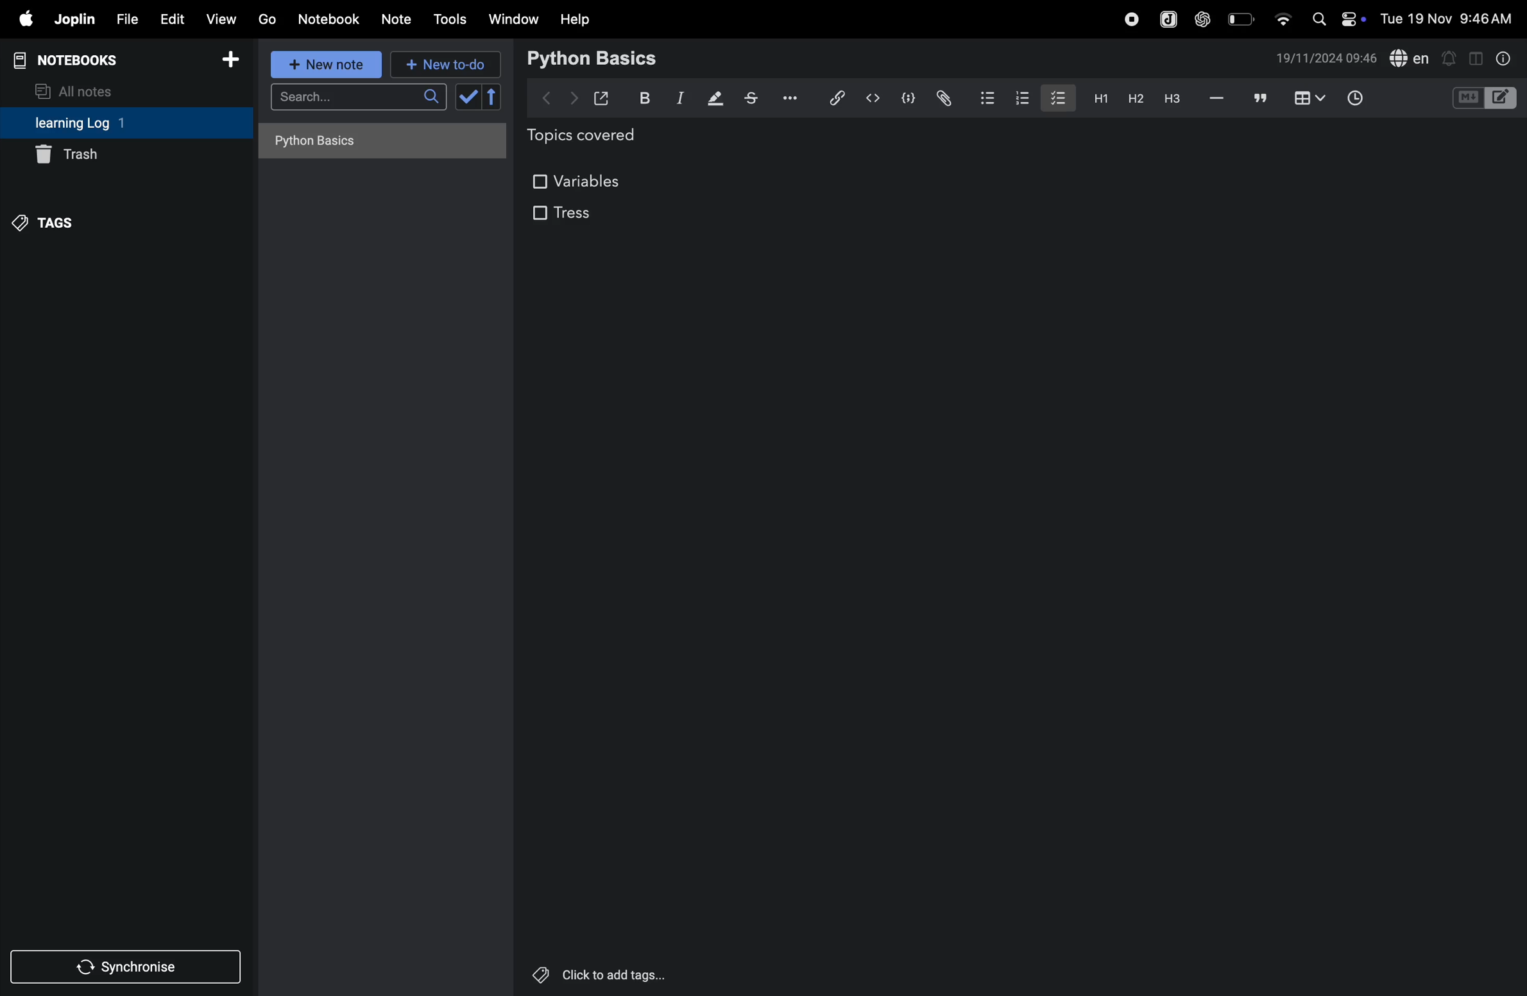 The width and height of the screenshot is (1527, 996). Describe the element at coordinates (1261, 99) in the screenshot. I see `comment` at that location.